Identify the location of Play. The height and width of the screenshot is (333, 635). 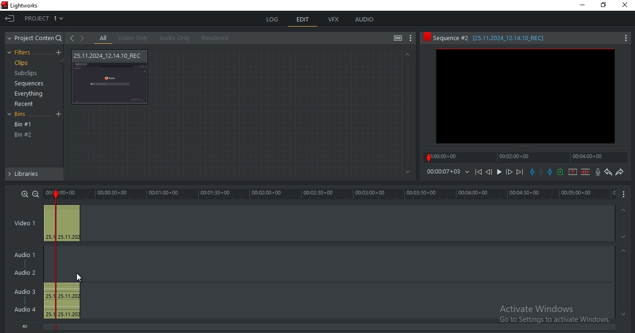
(499, 172).